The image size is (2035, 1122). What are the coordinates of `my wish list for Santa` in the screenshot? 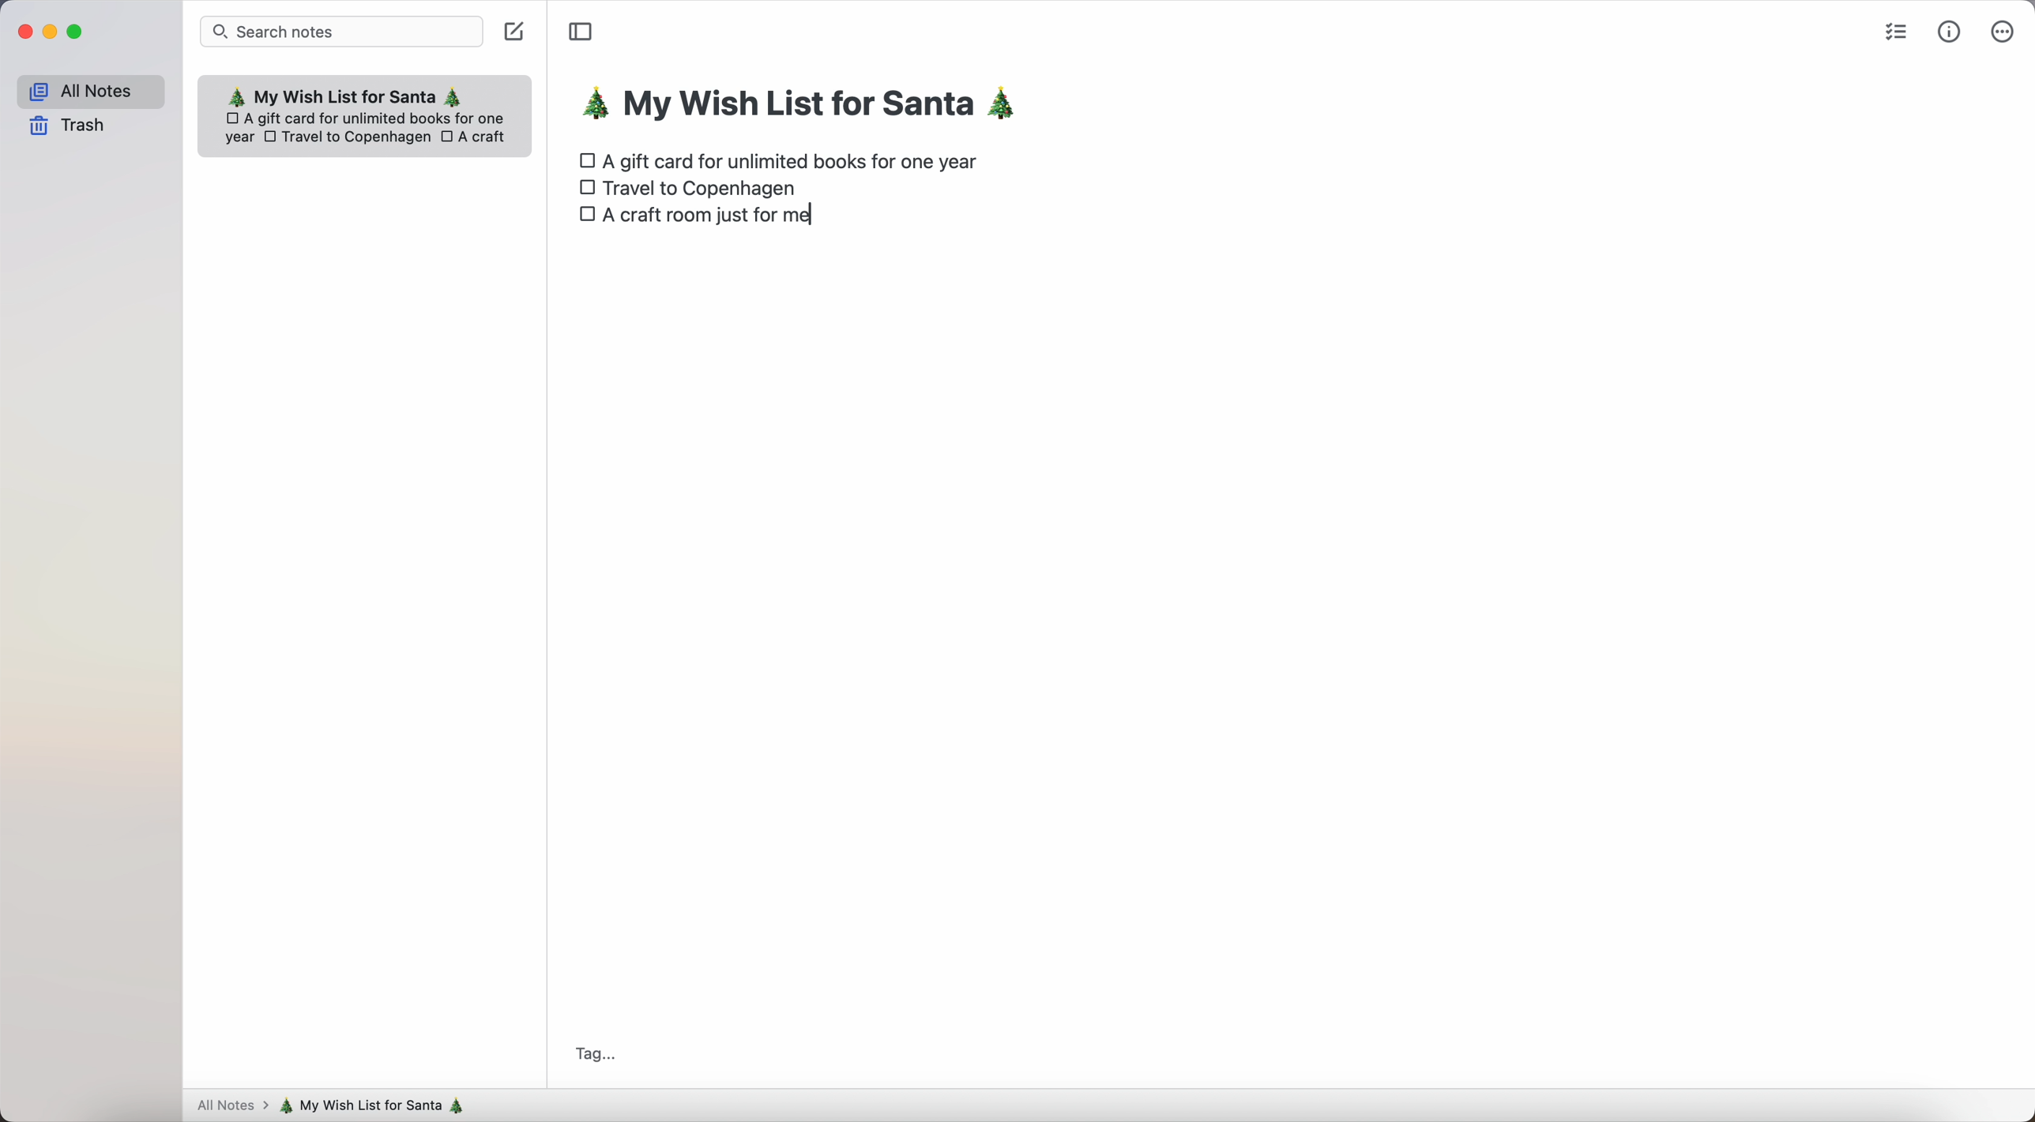 It's located at (808, 107).